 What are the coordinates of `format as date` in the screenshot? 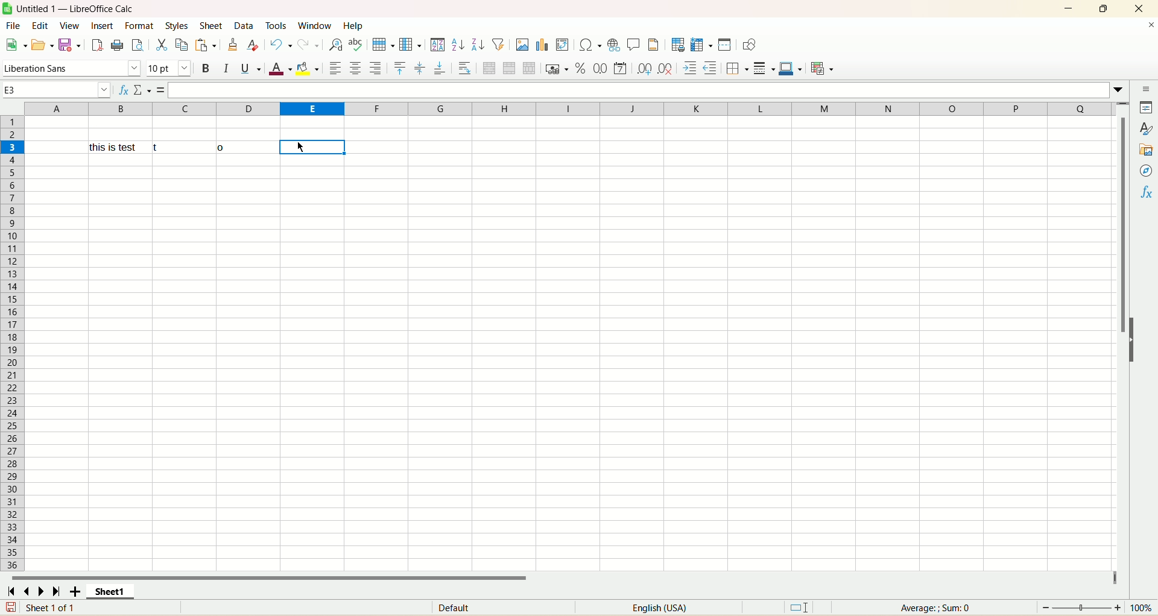 It's located at (621, 69).